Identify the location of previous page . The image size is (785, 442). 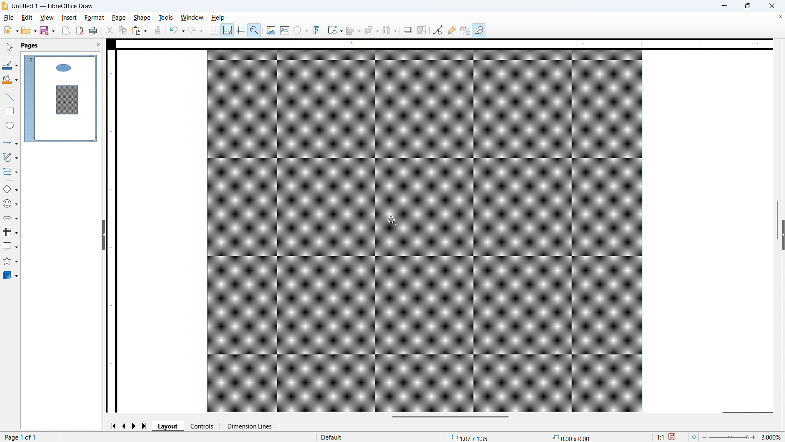
(125, 426).